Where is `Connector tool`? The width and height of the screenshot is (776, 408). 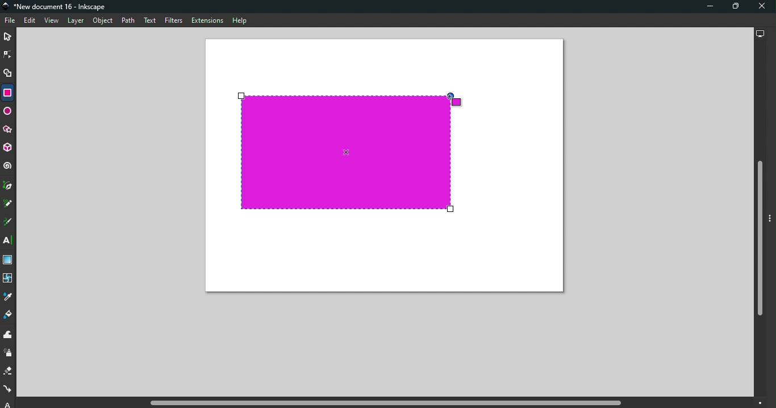
Connector tool is located at coordinates (8, 390).